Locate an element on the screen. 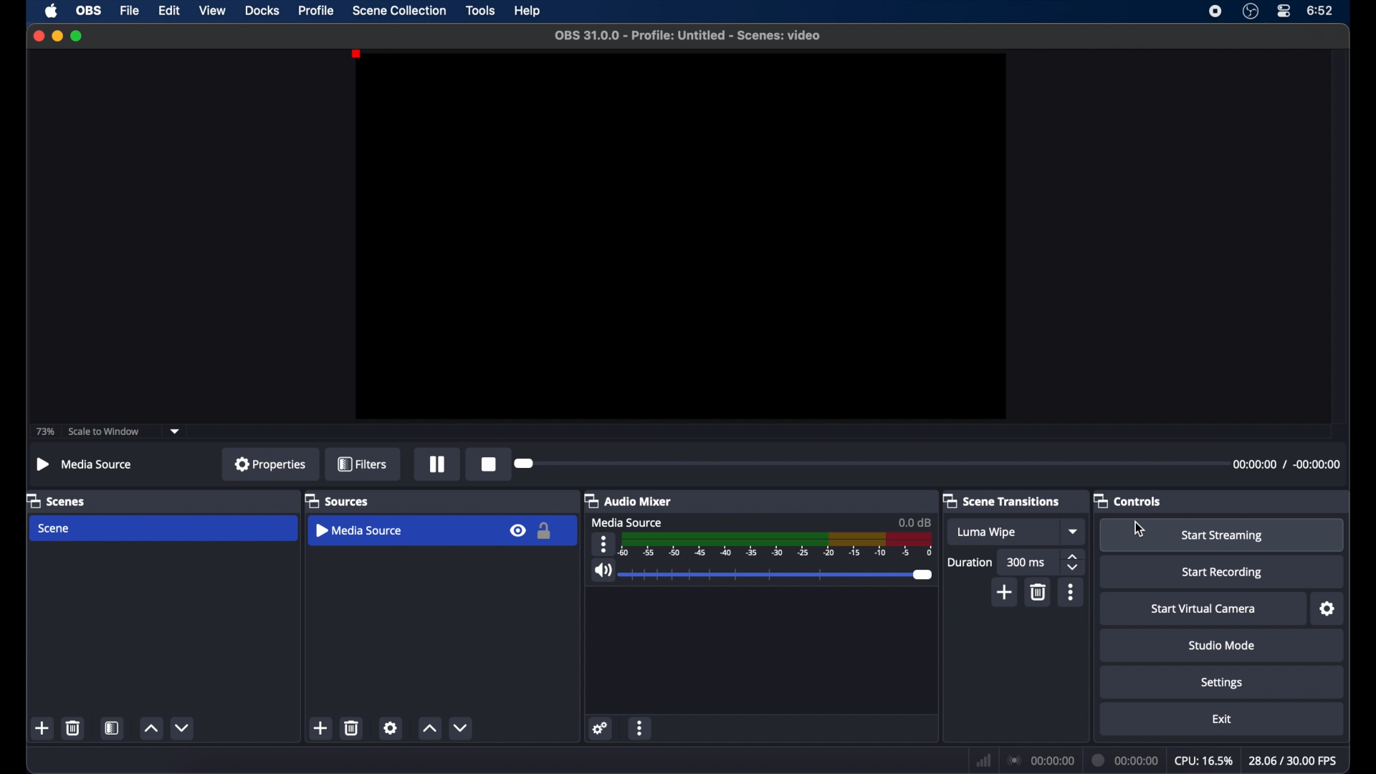 The image size is (1376, 774). luma is located at coordinates (988, 532).